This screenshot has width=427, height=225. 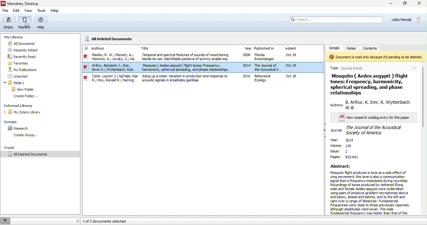 What do you see at coordinates (420, 3) in the screenshot?
I see `close` at bounding box center [420, 3].